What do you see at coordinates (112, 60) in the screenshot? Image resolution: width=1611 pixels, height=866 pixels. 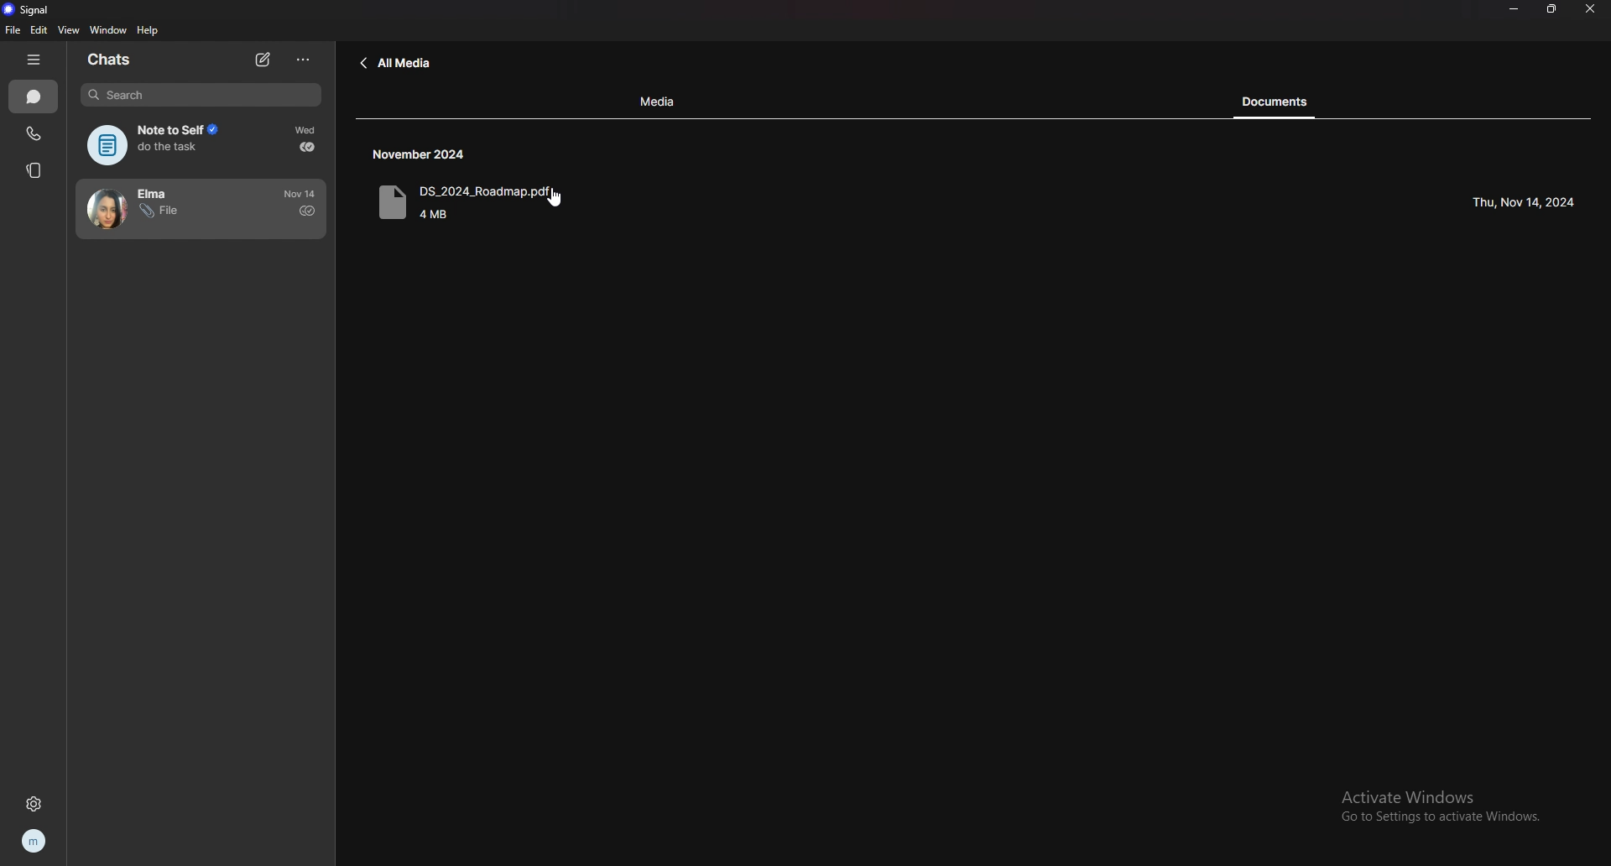 I see `chats` at bounding box center [112, 60].